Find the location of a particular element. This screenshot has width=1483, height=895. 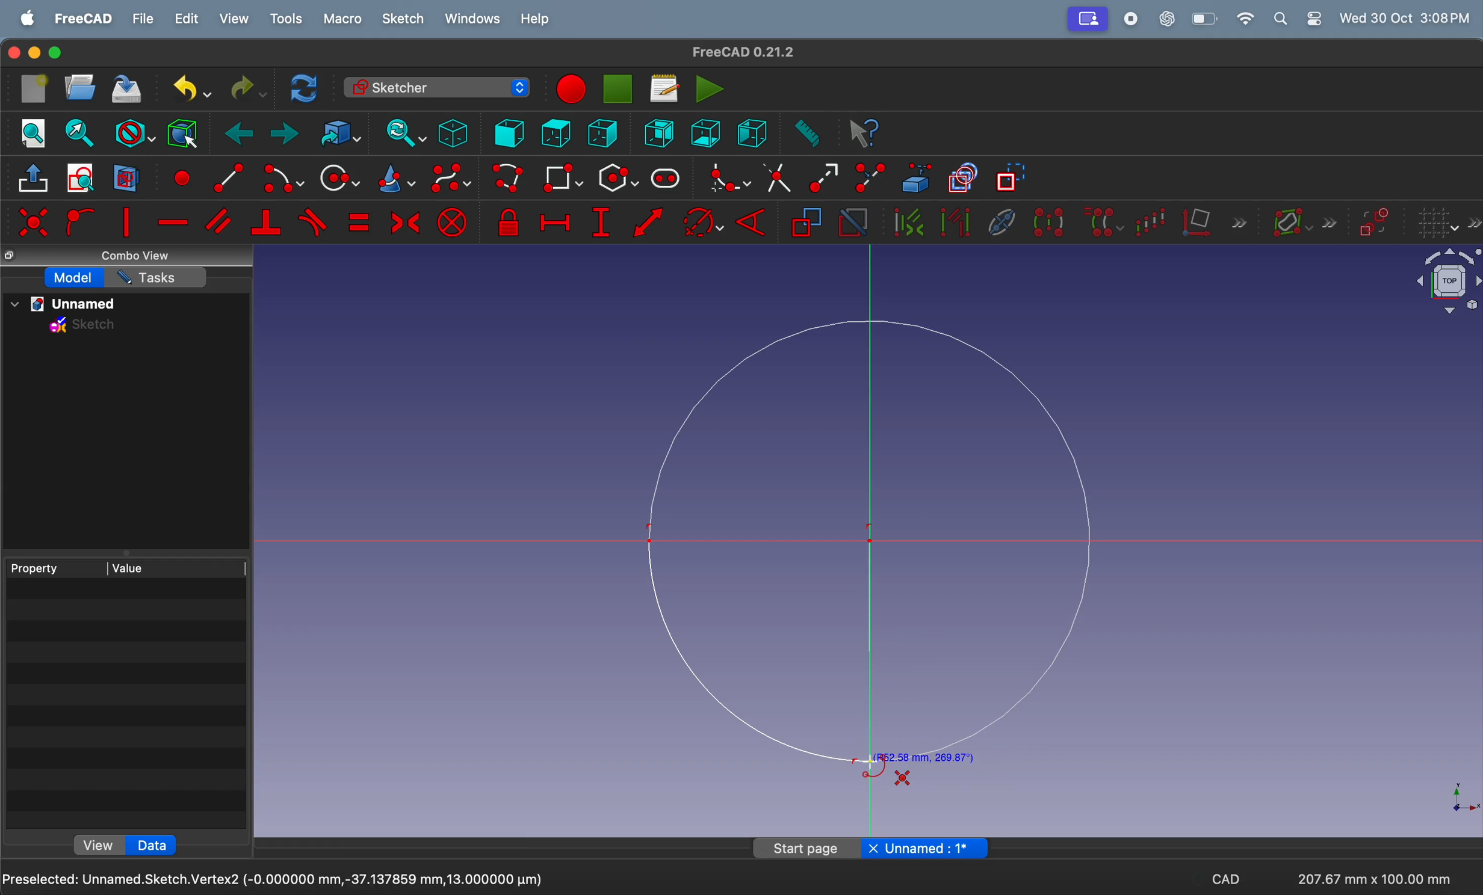

toggle copy is located at coordinates (964, 179).